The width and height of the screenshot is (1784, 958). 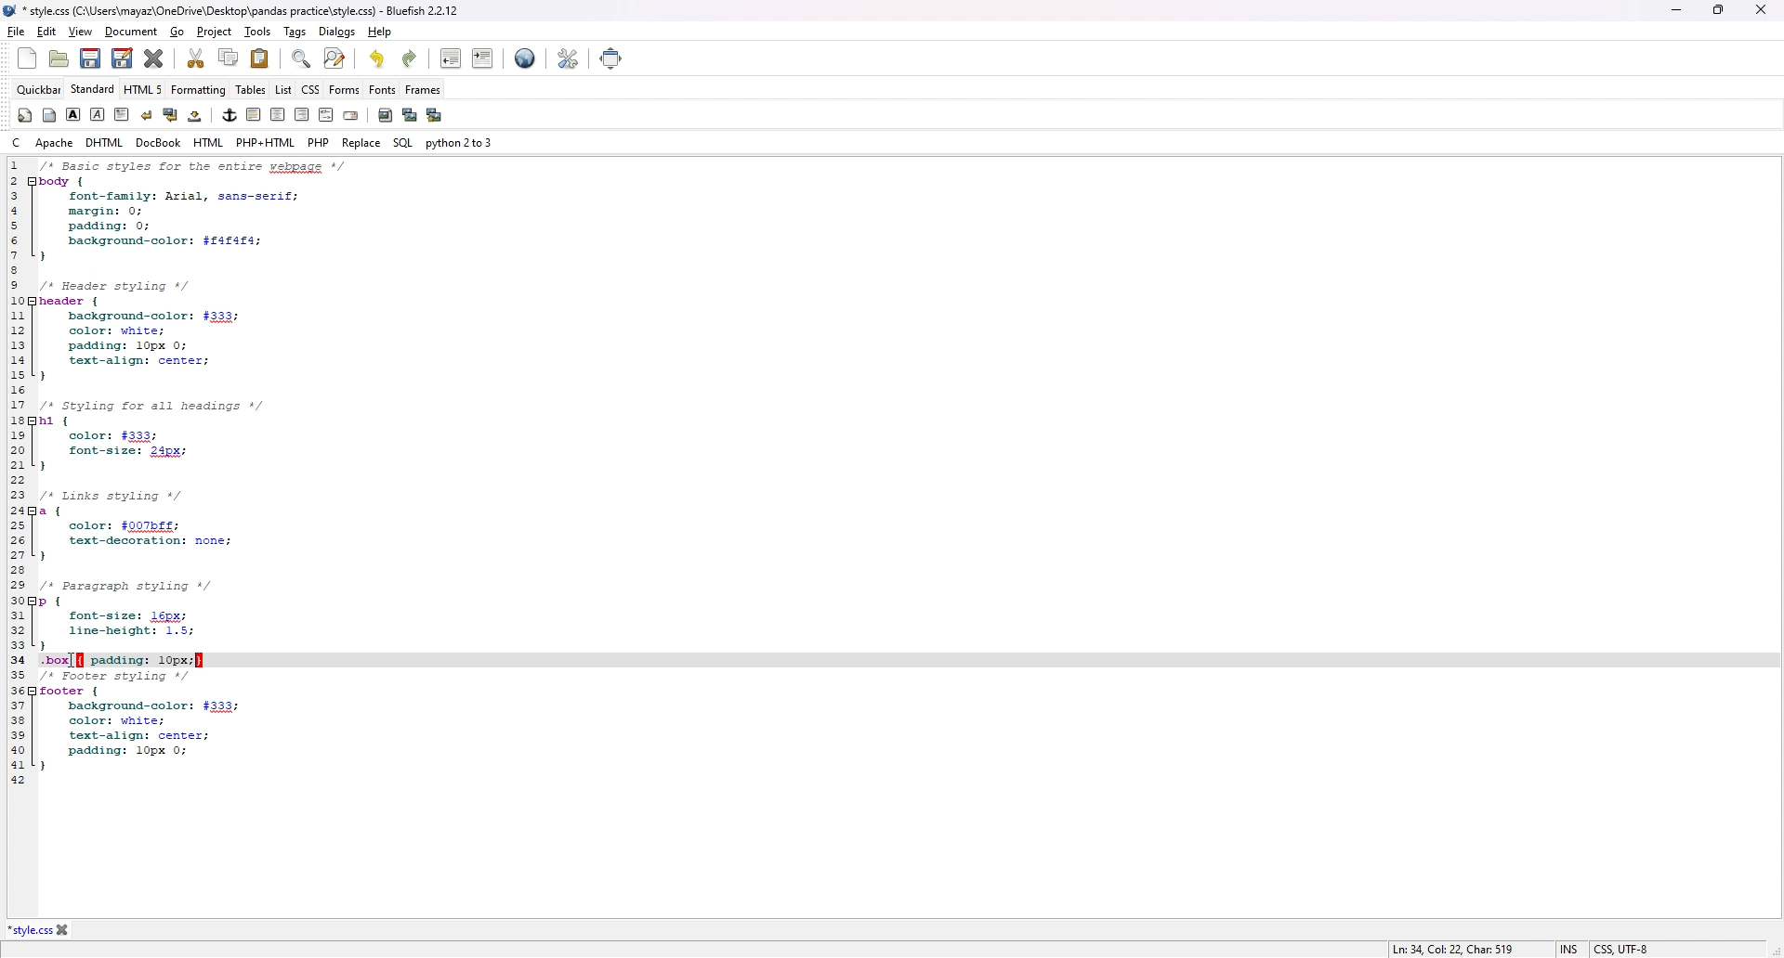 I want to click on break and clear, so click(x=170, y=115).